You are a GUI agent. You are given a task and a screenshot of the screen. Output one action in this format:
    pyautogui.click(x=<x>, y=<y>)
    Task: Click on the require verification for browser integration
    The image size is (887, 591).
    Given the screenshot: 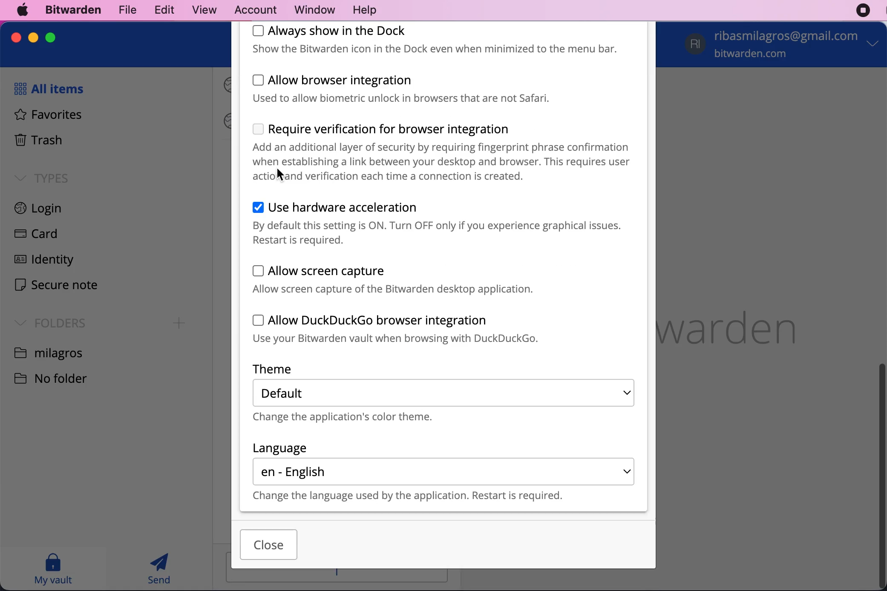 What is the action you would take?
    pyautogui.click(x=443, y=152)
    